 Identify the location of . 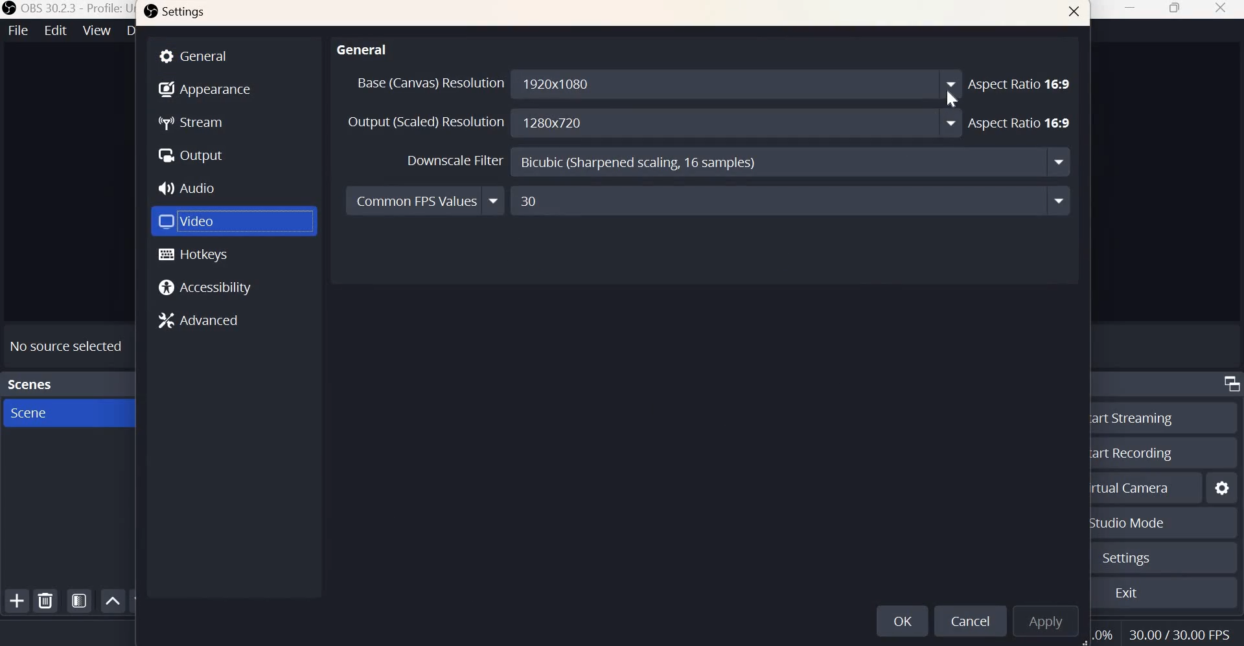
(790, 201).